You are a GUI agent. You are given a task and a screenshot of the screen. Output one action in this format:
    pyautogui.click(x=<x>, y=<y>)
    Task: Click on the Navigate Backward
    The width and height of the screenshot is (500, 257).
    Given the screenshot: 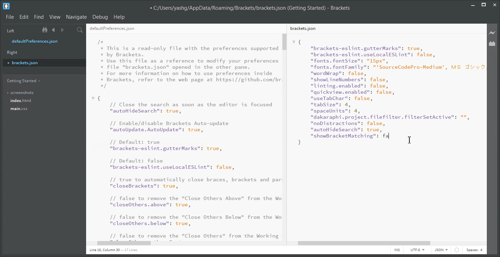 What is the action you would take?
    pyautogui.click(x=53, y=30)
    